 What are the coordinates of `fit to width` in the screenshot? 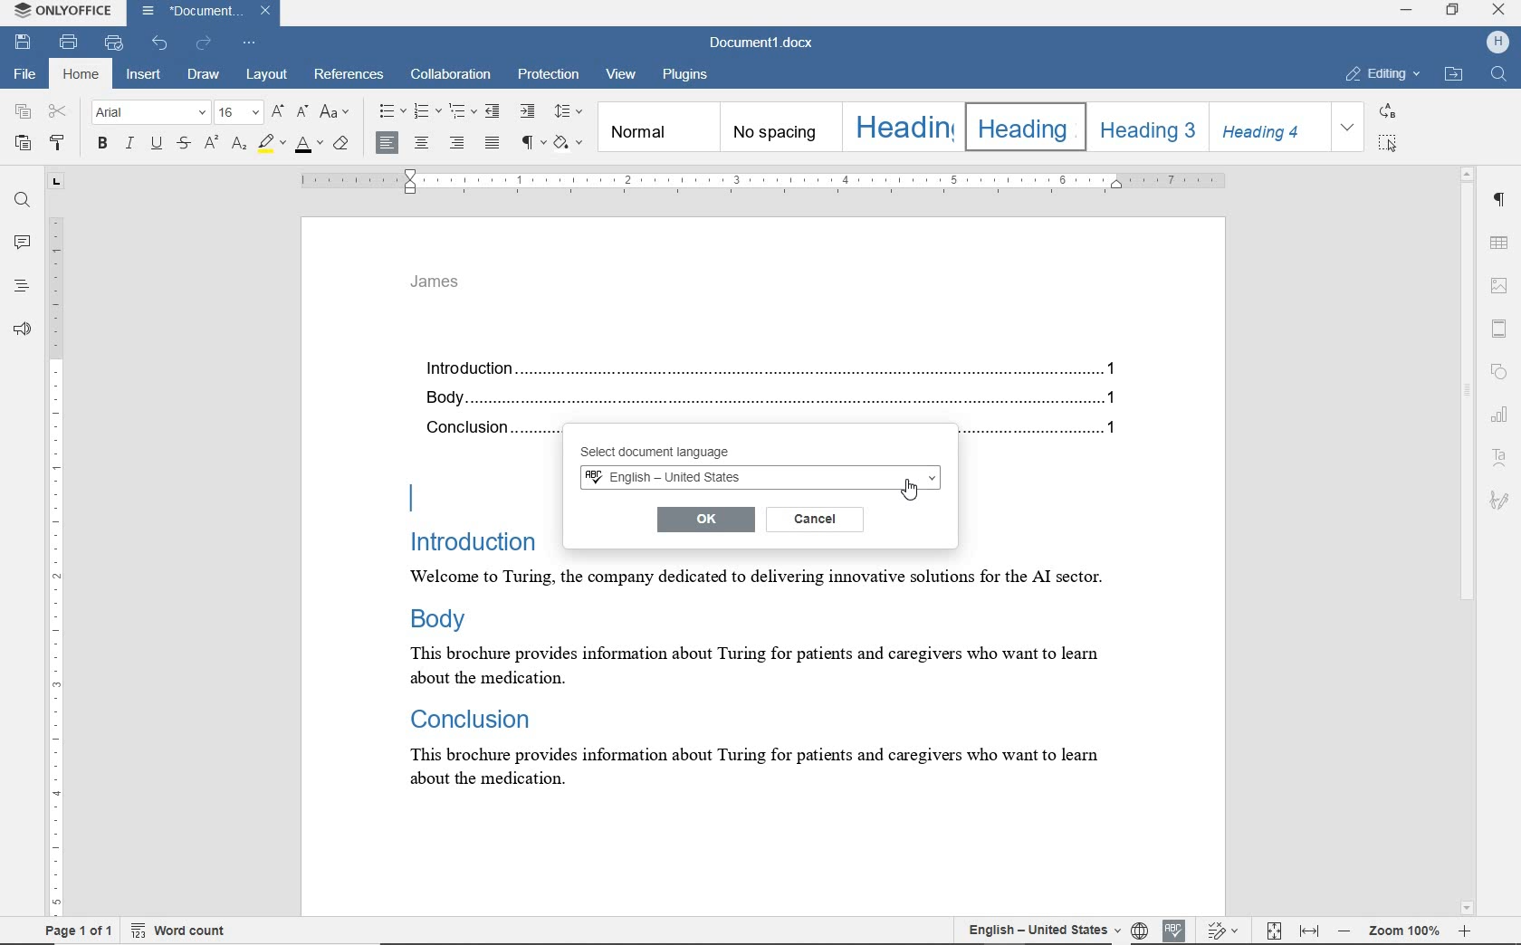 It's located at (1311, 931).